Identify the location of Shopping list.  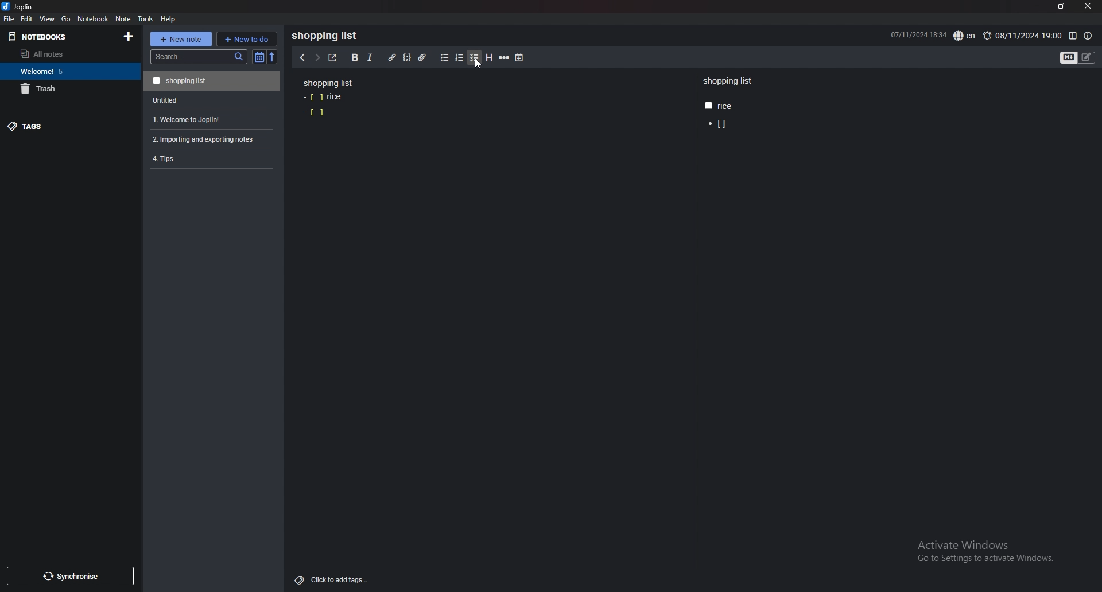
(328, 36).